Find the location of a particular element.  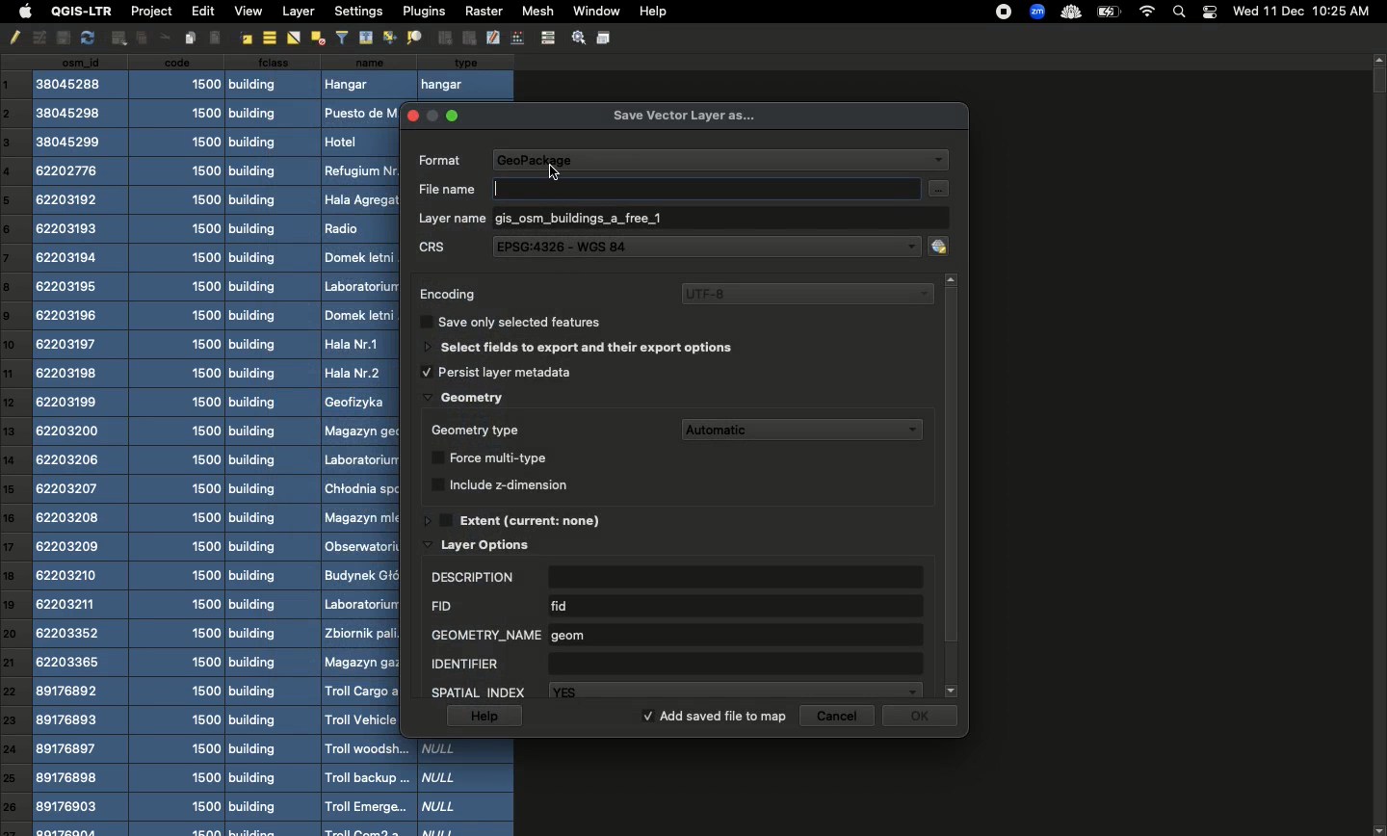

Align right is located at coordinates (246, 38).